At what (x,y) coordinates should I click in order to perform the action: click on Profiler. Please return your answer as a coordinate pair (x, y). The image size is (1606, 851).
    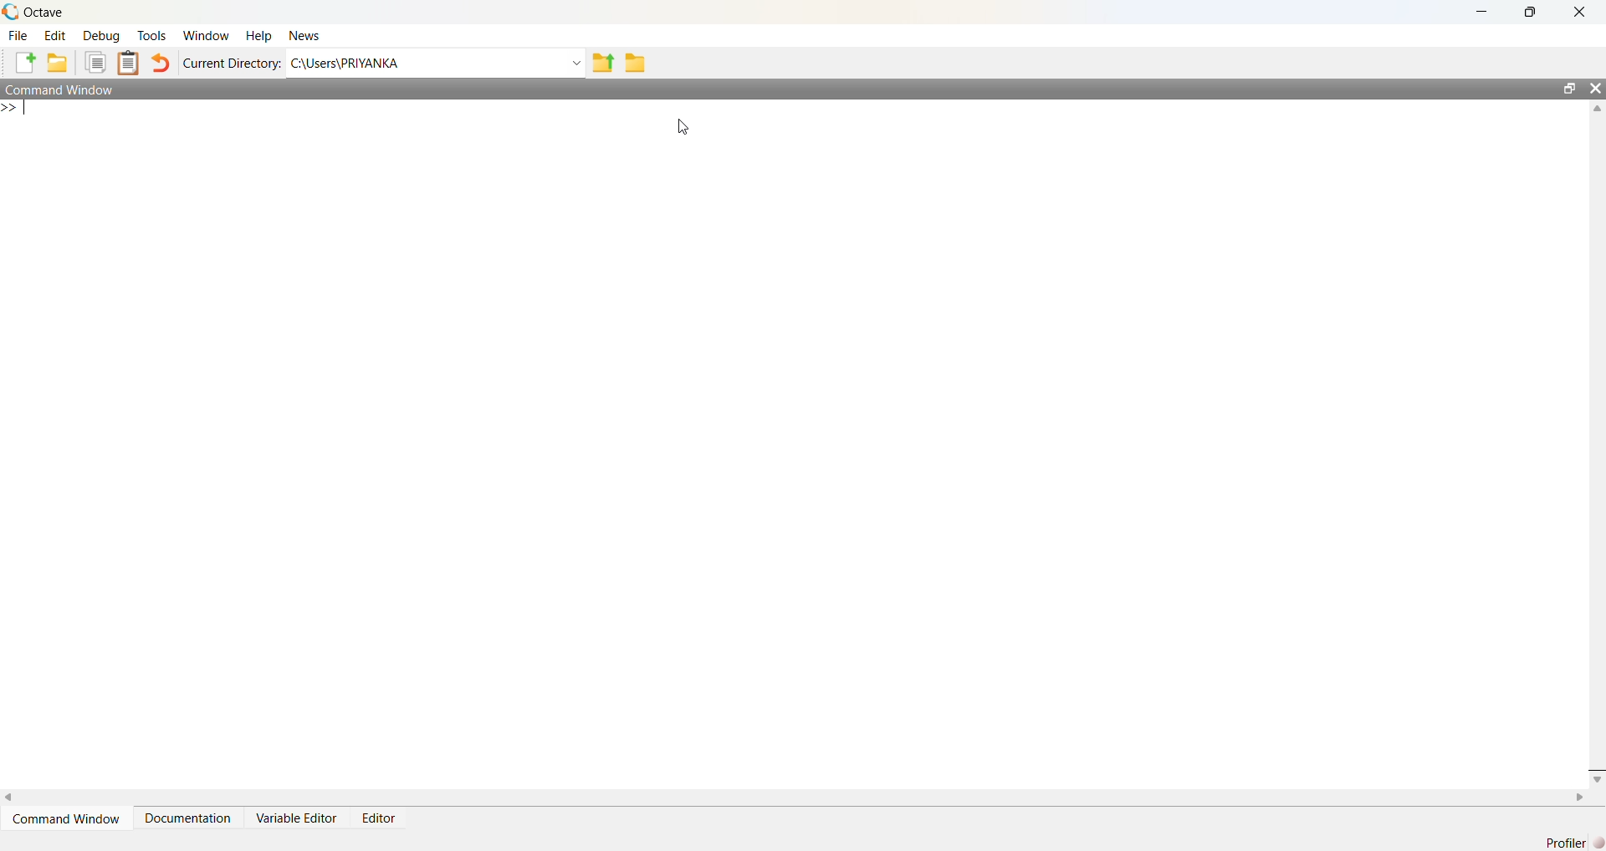
    Looking at the image, I should click on (1567, 843).